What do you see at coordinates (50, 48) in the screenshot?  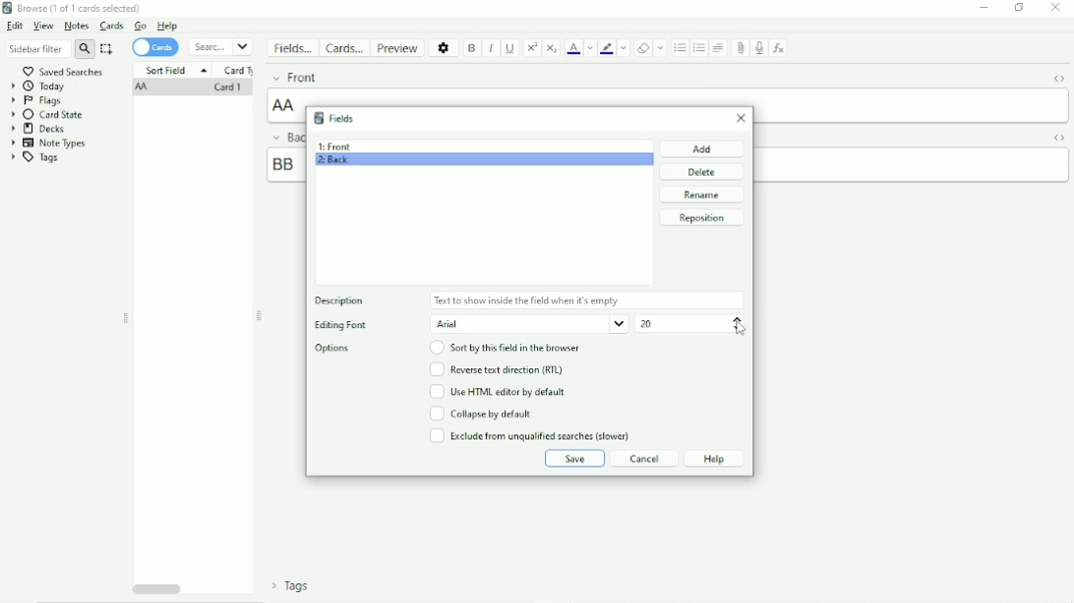 I see `Sidebar filter` at bounding box center [50, 48].